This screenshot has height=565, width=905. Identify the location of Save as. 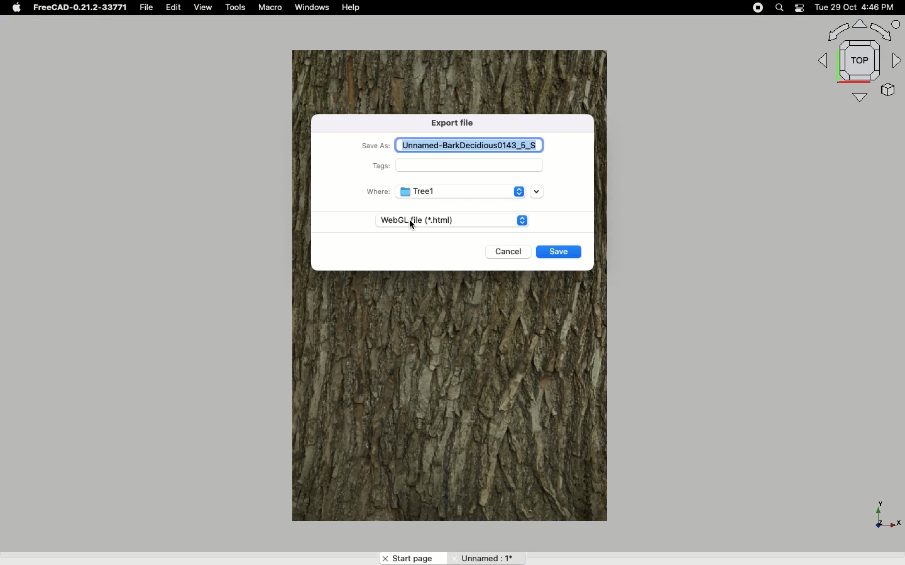
(376, 145).